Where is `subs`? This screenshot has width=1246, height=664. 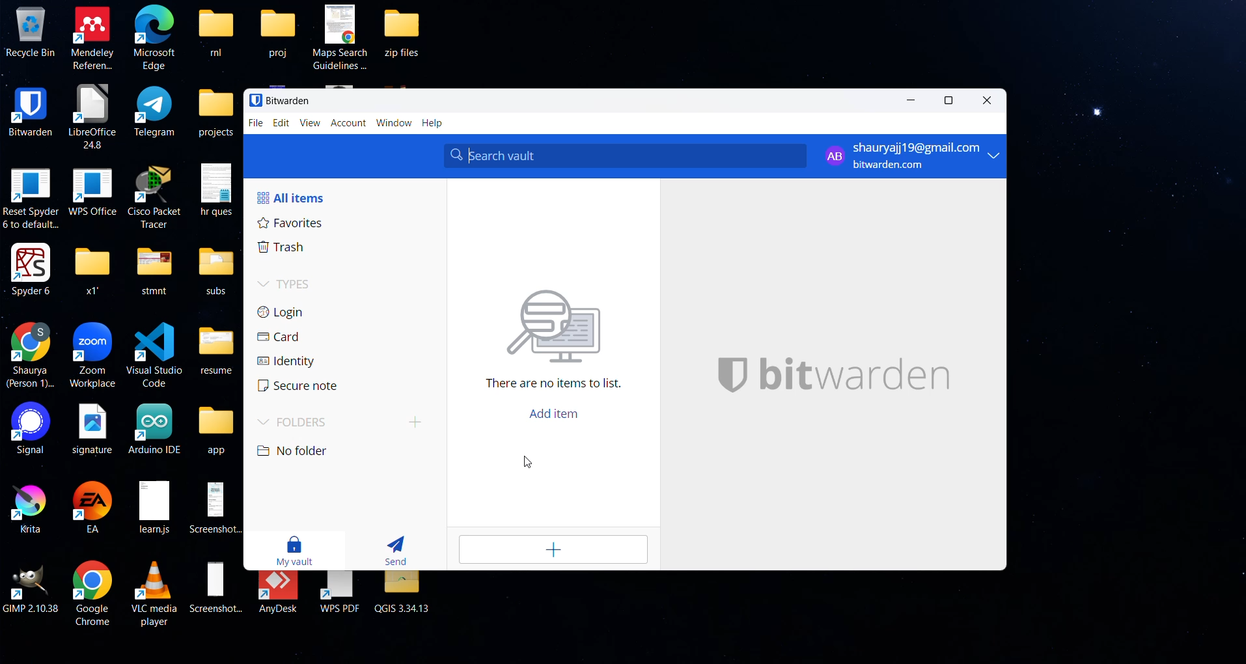
subs is located at coordinates (216, 271).